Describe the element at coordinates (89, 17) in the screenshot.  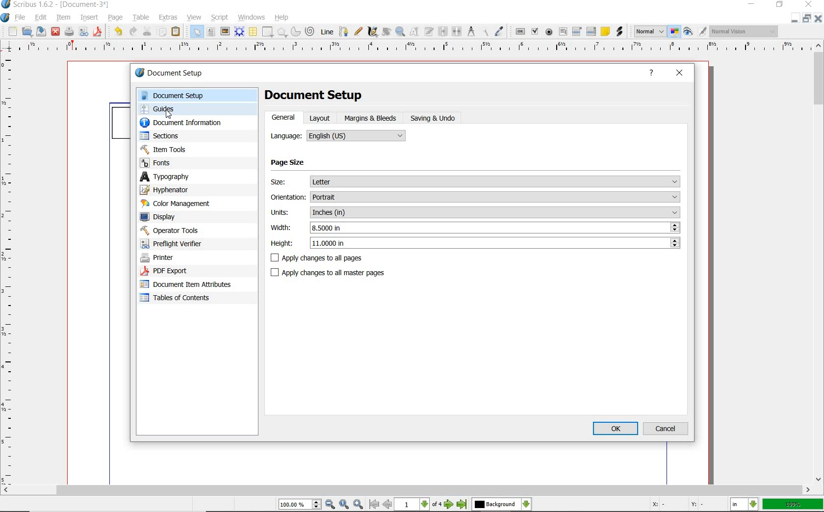
I see `insert` at that location.